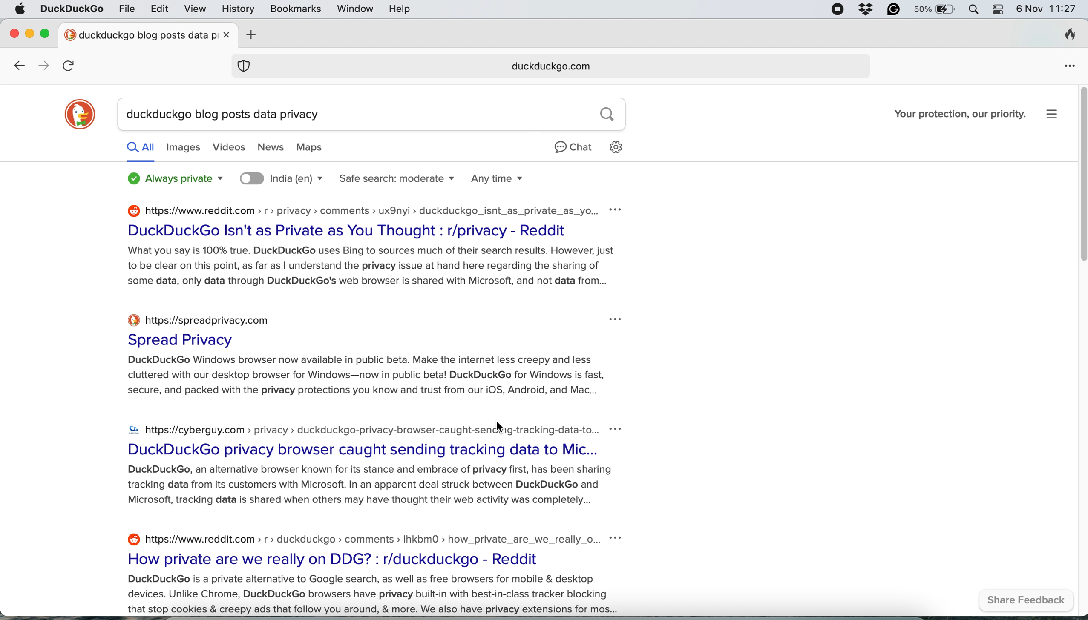 This screenshot has width=1088, height=620. Describe the element at coordinates (972, 9) in the screenshot. I see `spotlight search` at that location.